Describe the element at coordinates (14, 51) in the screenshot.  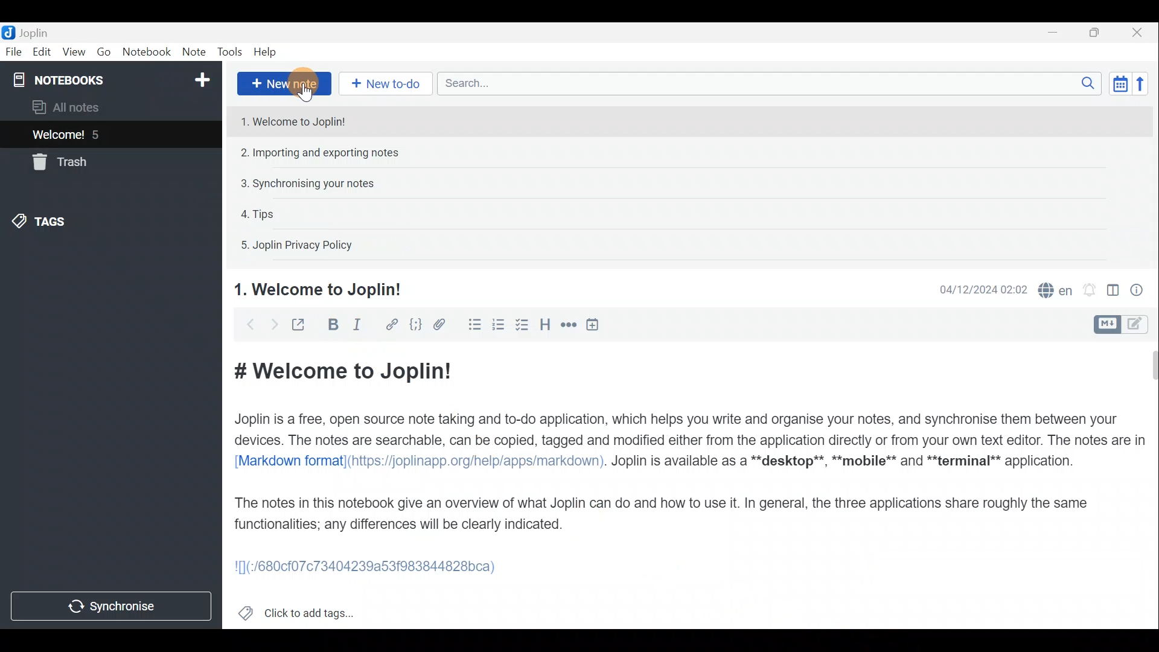
I see `File` at that location.